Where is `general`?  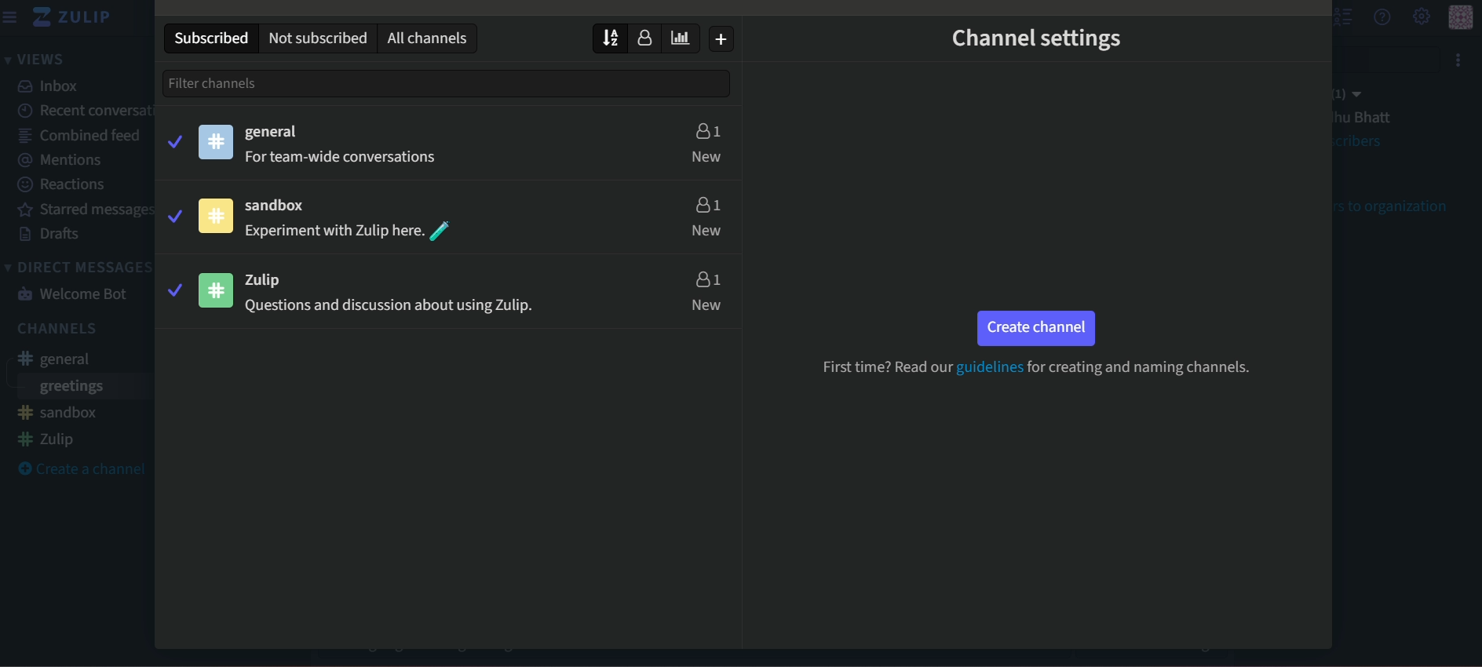
general is located at coordinates (57, 361).